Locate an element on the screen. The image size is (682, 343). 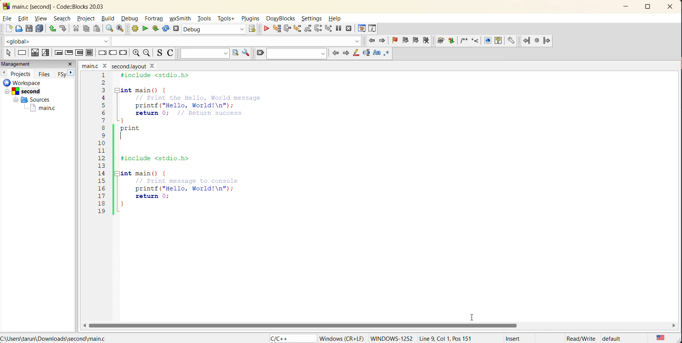
Sources is located at coordinates (29, 100).